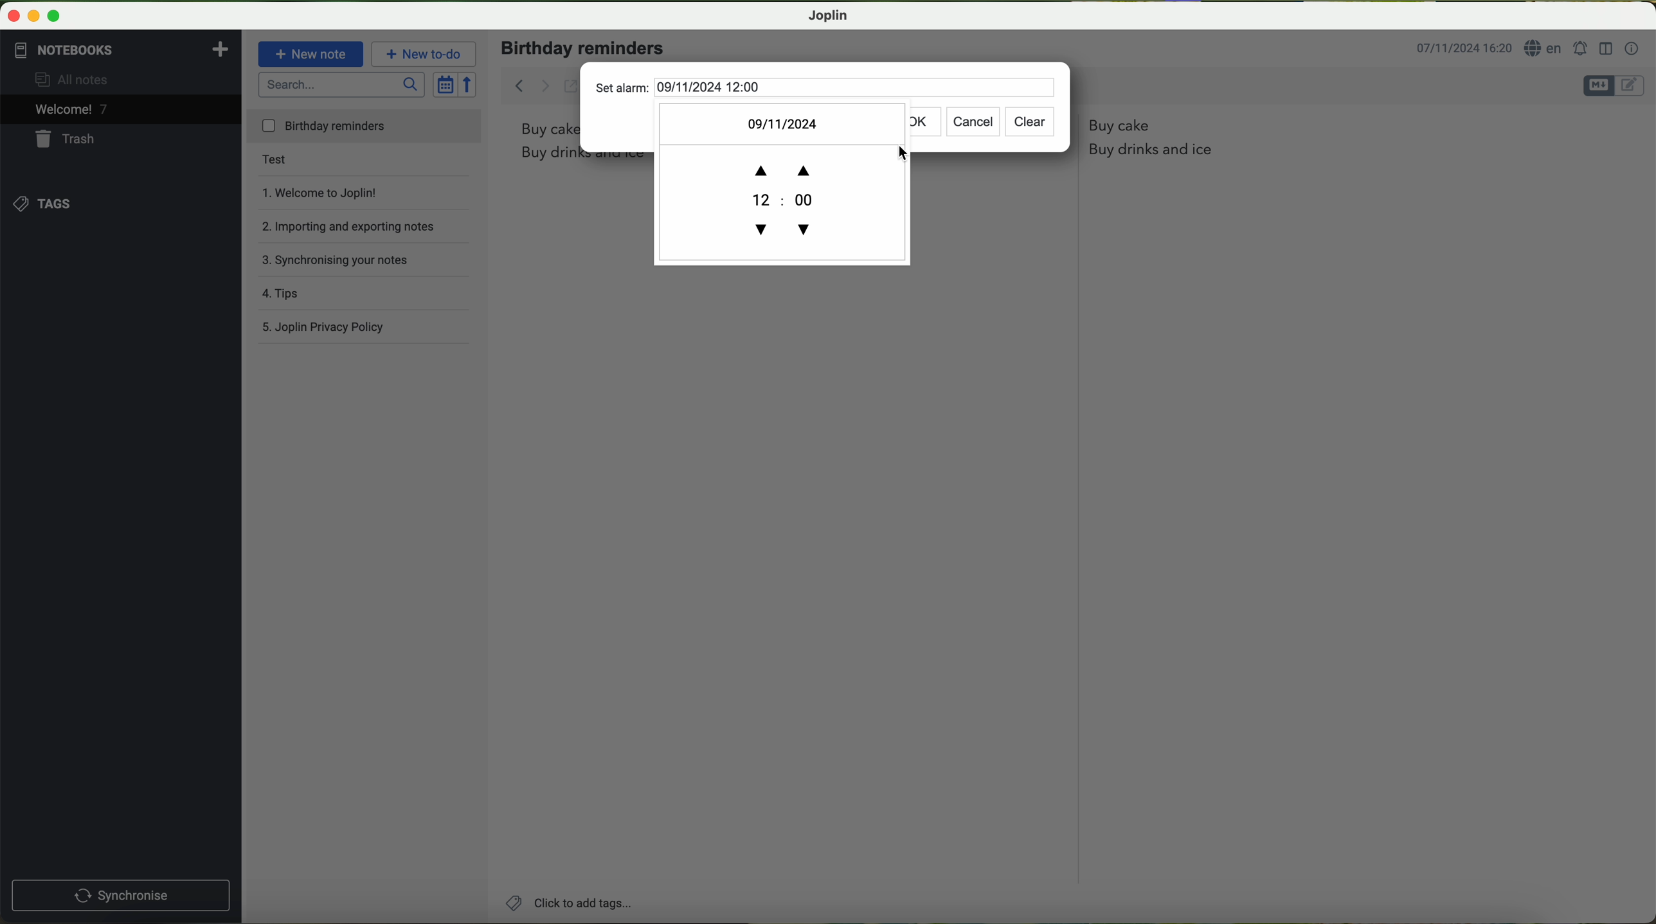 The image size is (1656, 924). I want to click on notebooks tab, so click(121, 50).